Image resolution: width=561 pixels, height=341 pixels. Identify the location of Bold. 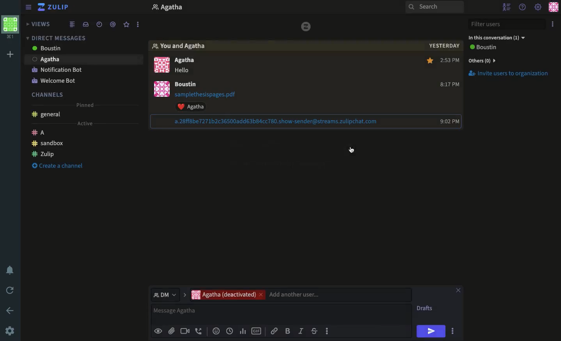
(288, 330).